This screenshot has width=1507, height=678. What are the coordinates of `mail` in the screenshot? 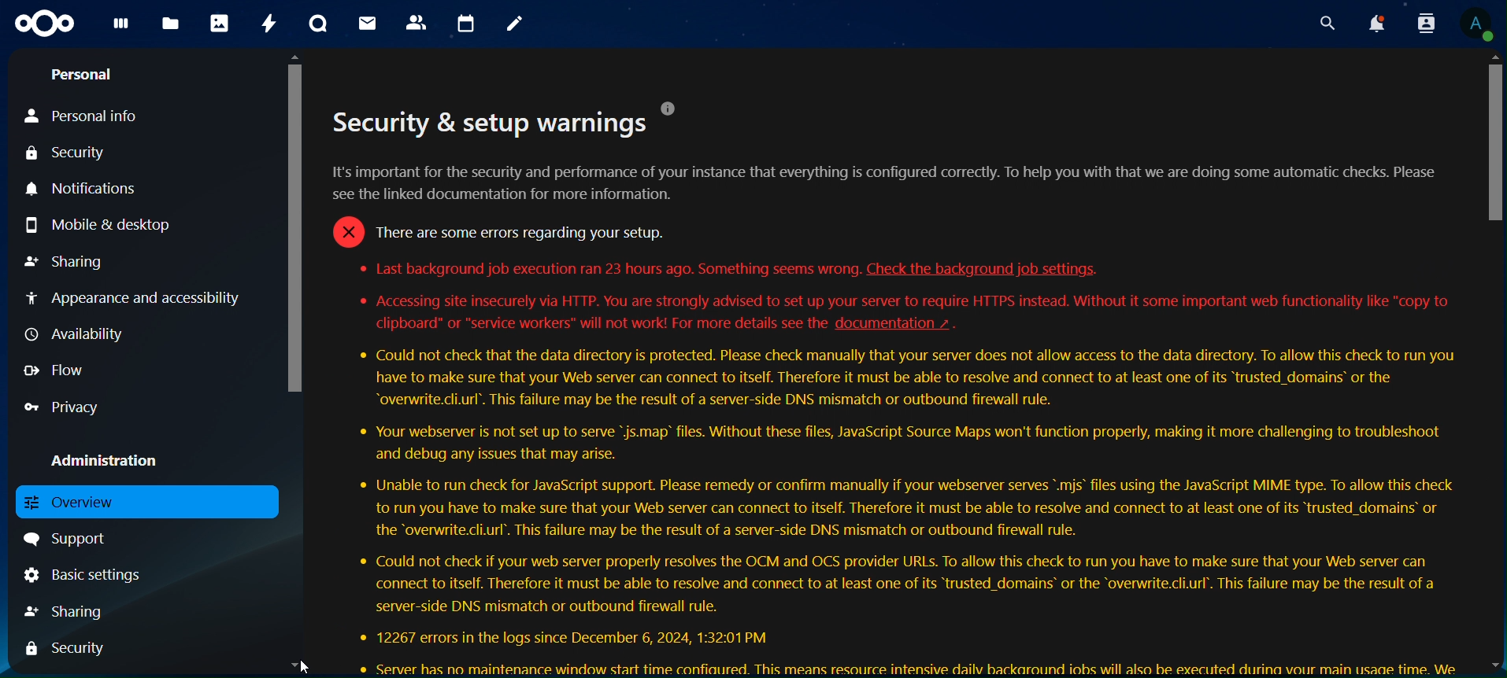 It's located at (368, 24).